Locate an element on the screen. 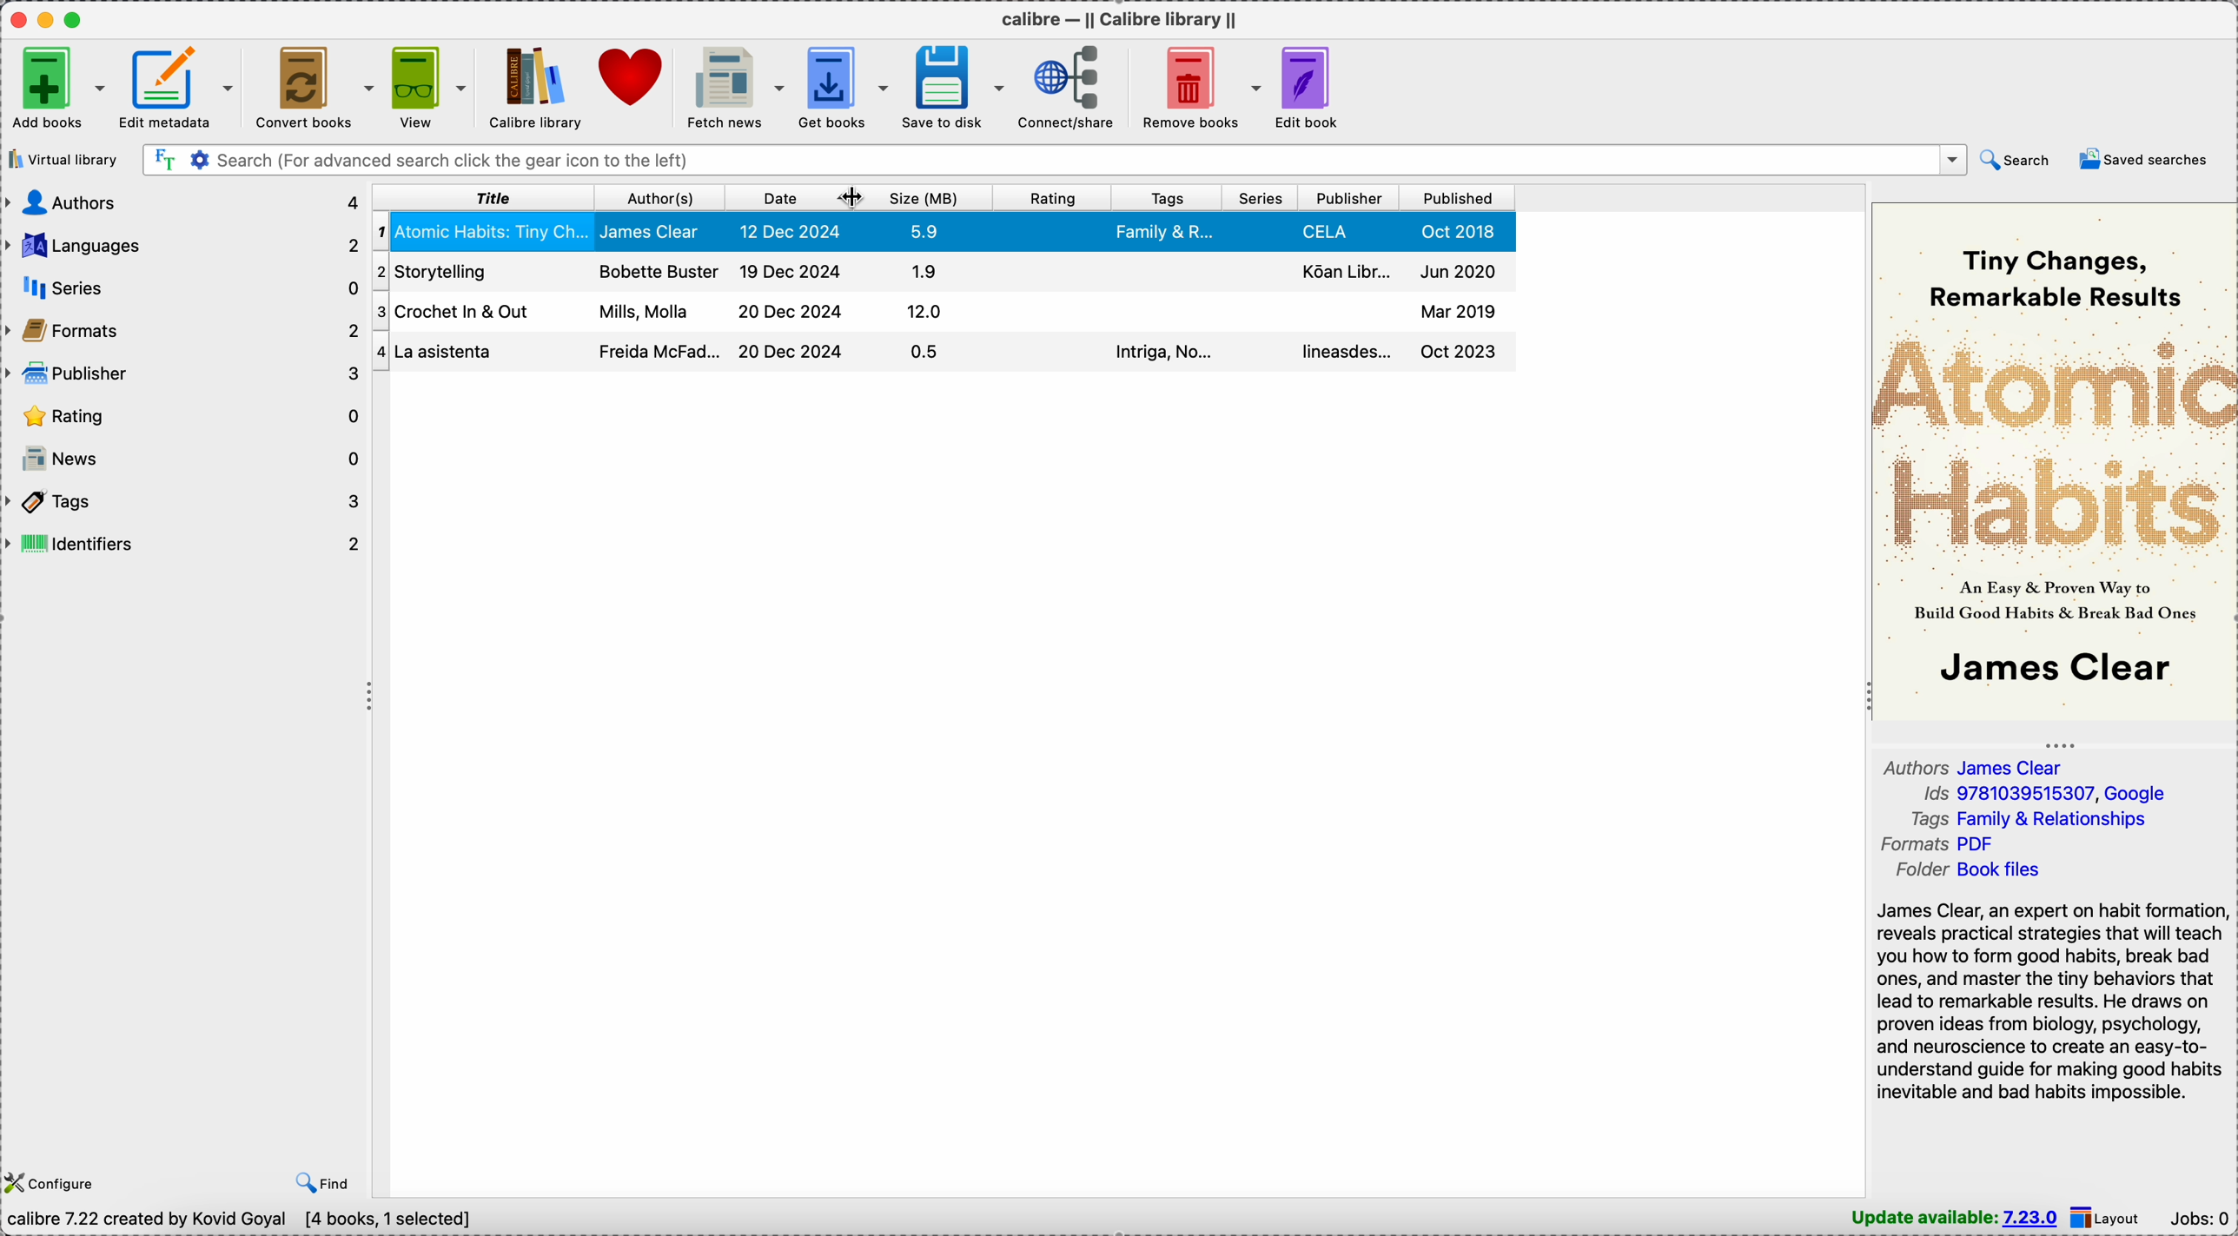  Atomic Habits: Tiny Changes book selected is located at coordinates (944, 232).